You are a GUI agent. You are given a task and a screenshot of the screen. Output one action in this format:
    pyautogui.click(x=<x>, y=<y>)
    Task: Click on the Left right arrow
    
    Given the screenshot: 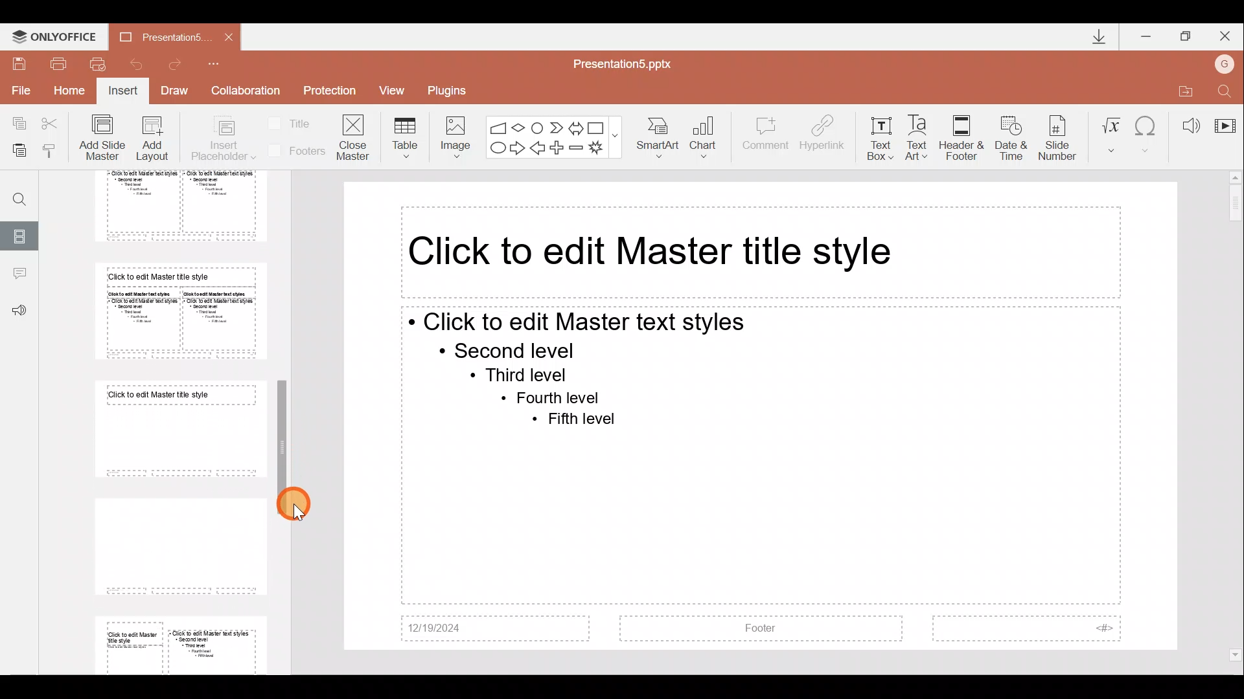 What is the action you would take?
    pyautogui.click(x=575, y=126)
    